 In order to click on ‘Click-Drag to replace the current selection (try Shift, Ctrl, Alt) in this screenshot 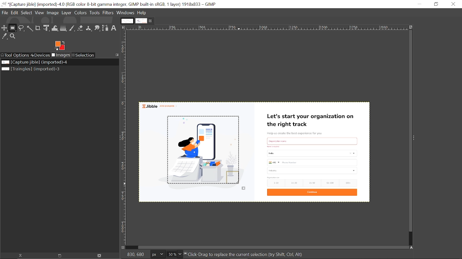, I will do `click(247, 254)`.